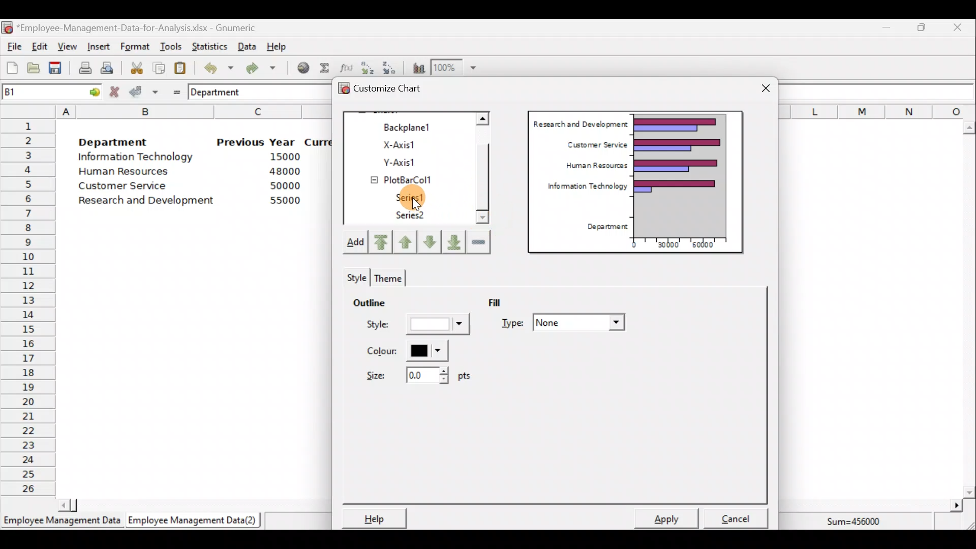 The image size is (976, 549). Describe the element at coordinates (129, 172) in the screenshot. I see `Human Resources` at that location.